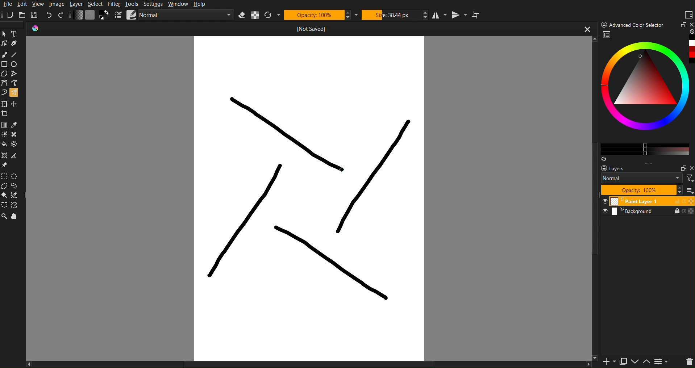  Describe the element at coordinates (439, 15) in the screenshot. I see `Horizontal Mirror` at that location.